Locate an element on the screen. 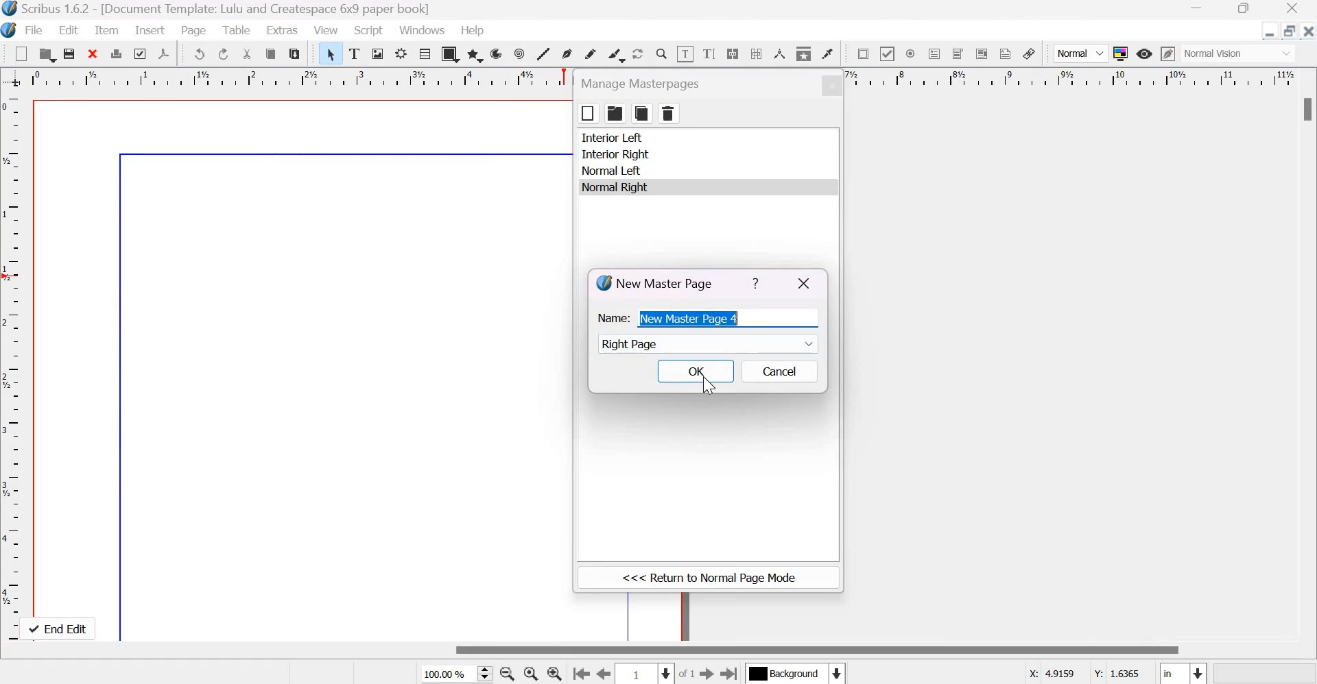 This screenshot has height=684, width=1317. View is located at coordinates (325, 29).